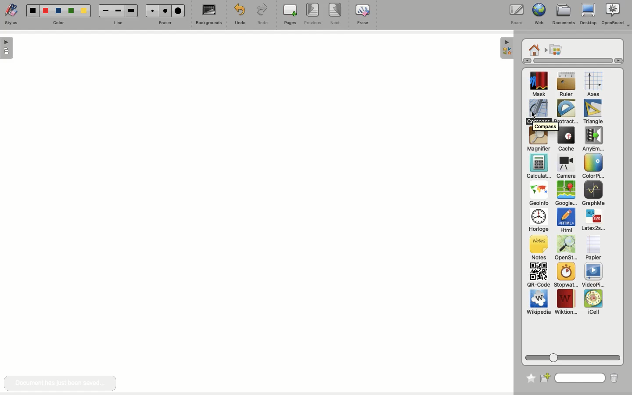 The width and height of the screenshot is (632, 395). Describe the element at coordinates (71, 11) in the screenshot. I see `color 4` at that location.